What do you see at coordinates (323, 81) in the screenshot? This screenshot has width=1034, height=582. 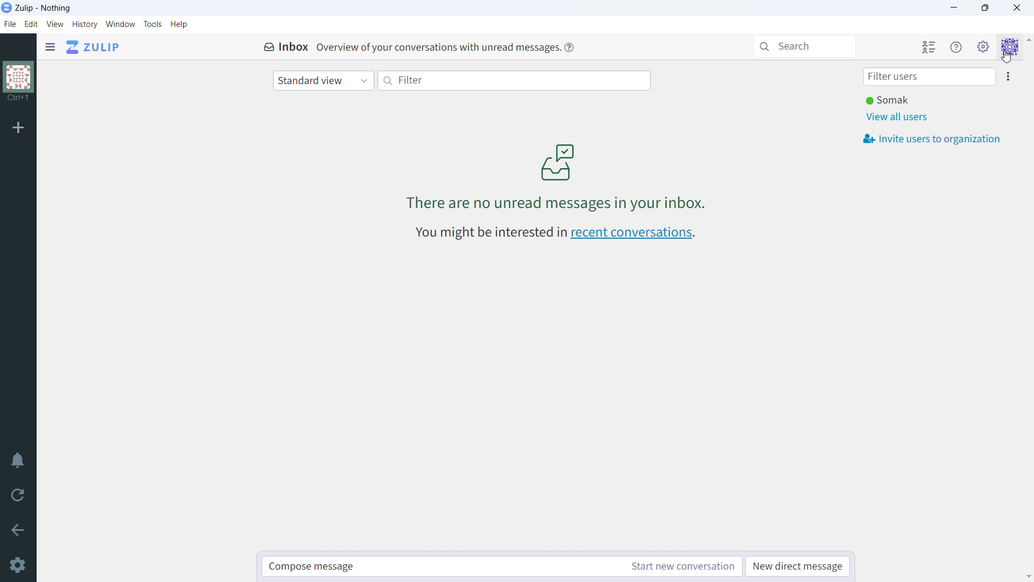 I see `select view` at bounding box center [323, 81].